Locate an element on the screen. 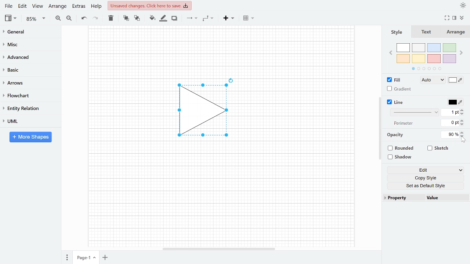 The image size is (470, 264). Collapse is located at coordinates (464, 19).